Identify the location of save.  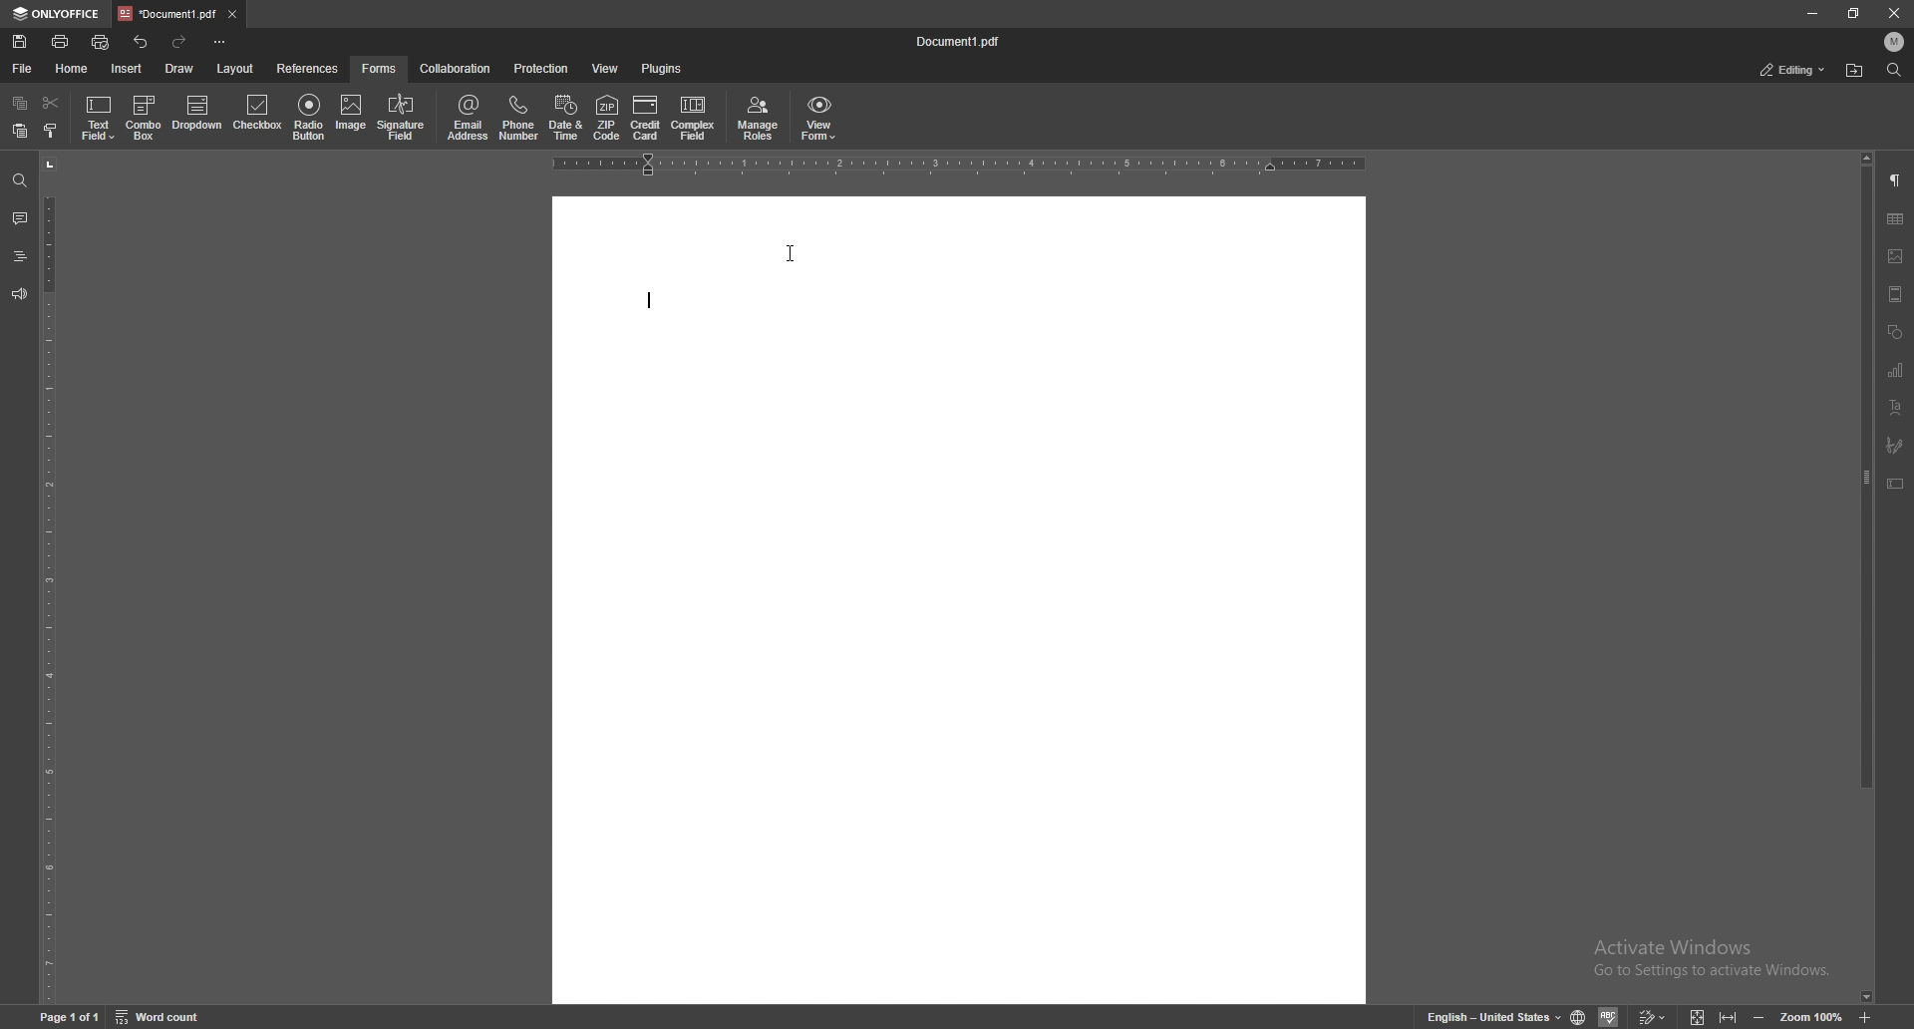
(21, 41).